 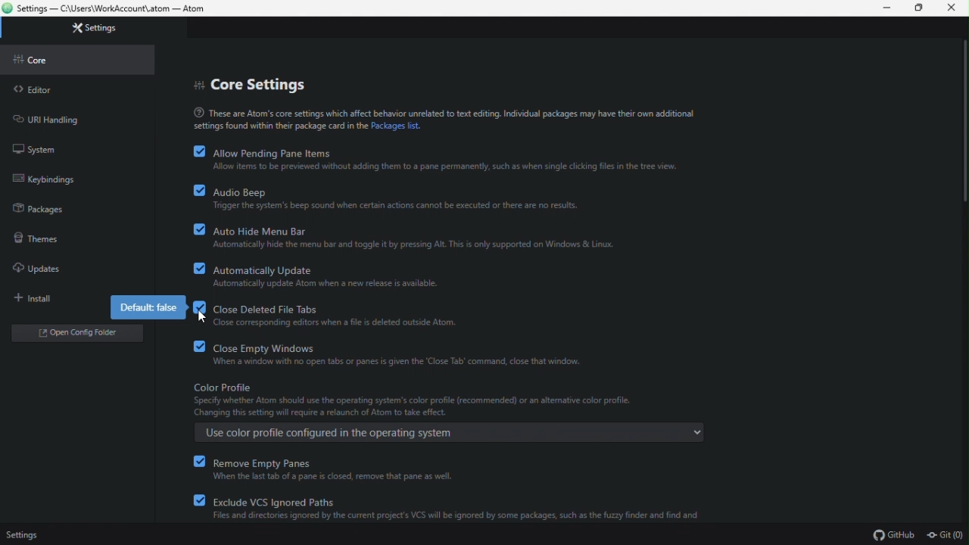 What do you see at coordinates (444, 117) in the screenshot?
I see `text` at bounding box center [444, 117].